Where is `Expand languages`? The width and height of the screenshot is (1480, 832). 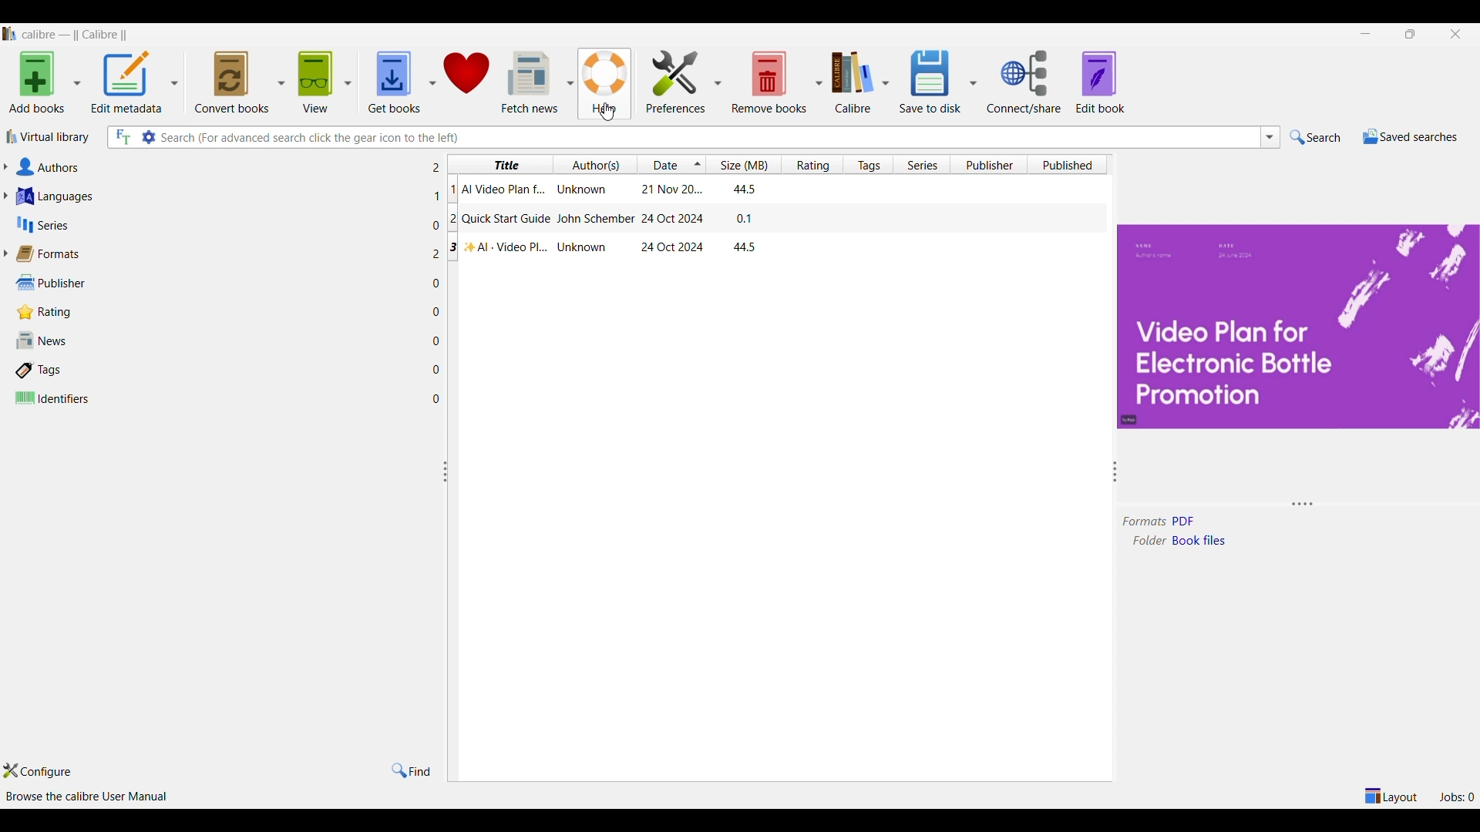 Expand languages is located at coordinates (5, 196).